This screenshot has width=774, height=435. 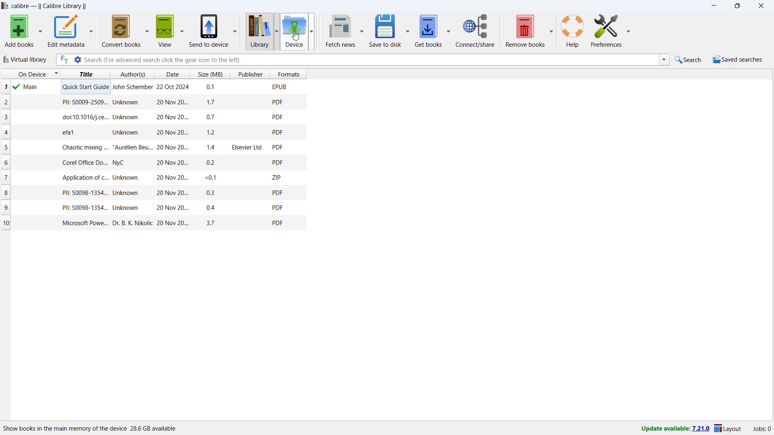 What do you see at coordinates (294, 32) in the screenshot?
I see `device` at bounding box center [294, 32].